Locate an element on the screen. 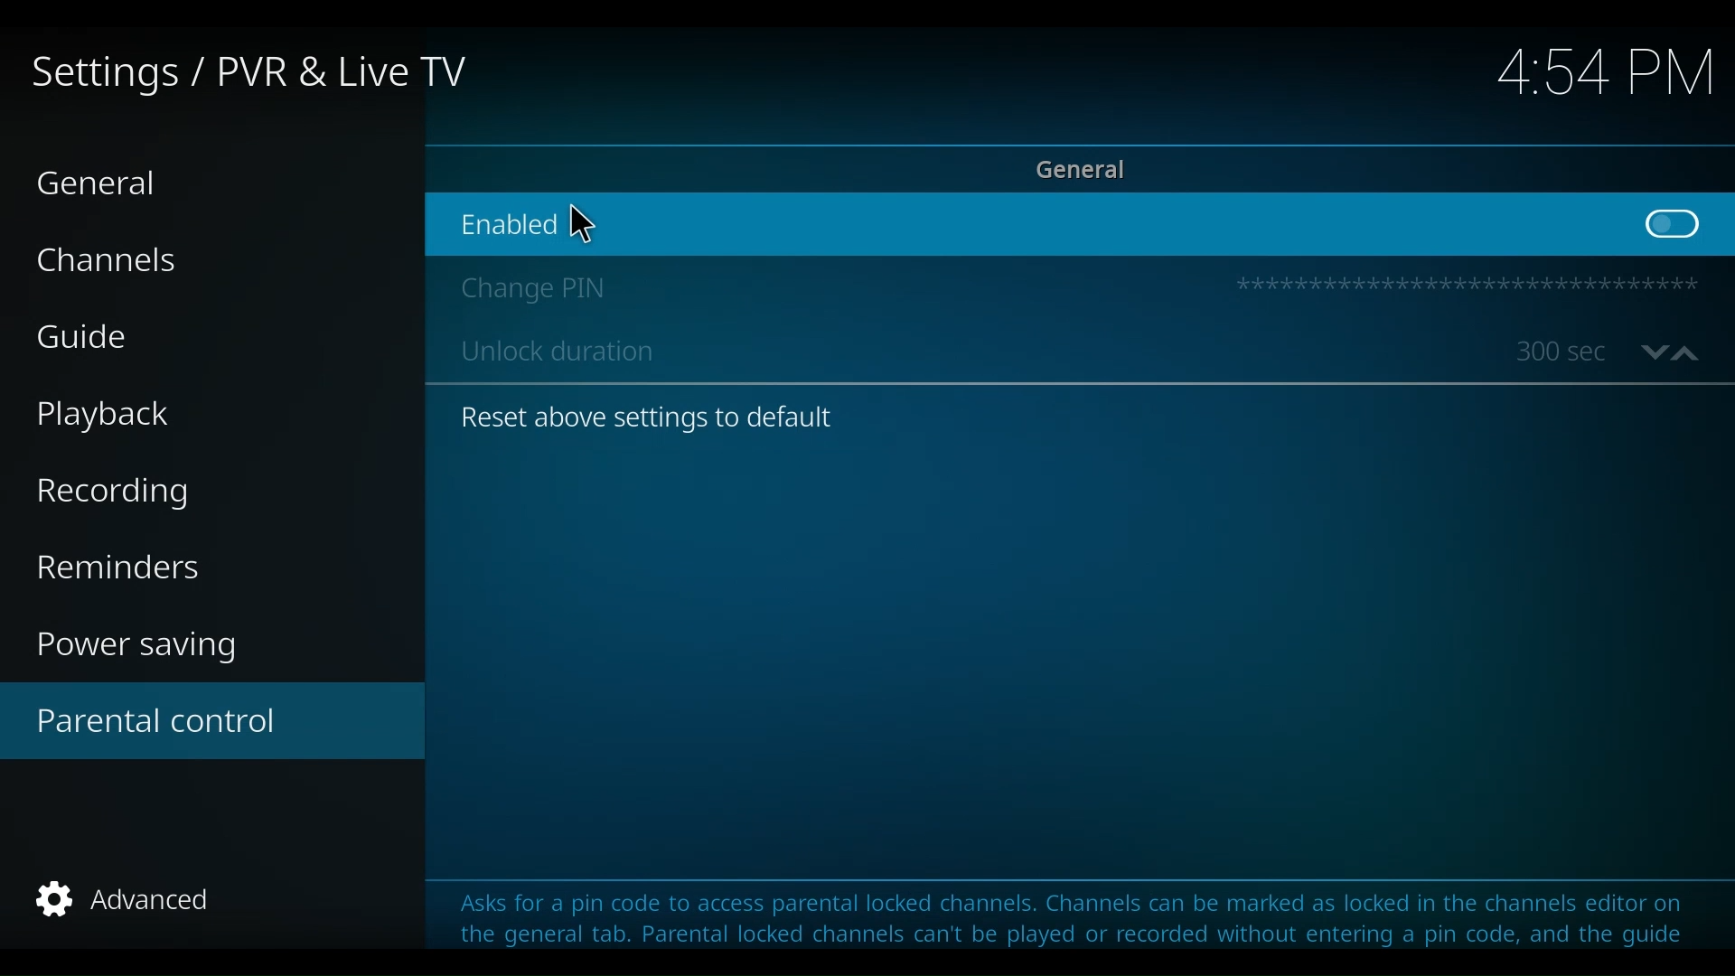 Image resolution: width=1735 pixels, height=976 pixels. Reminders is located at coordinates (122, 568).